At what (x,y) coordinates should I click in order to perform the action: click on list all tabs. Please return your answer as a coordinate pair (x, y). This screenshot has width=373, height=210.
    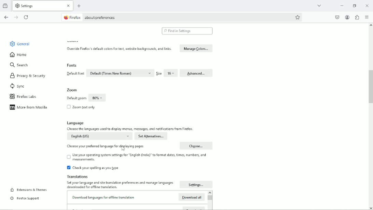
    Looking at the image, I should click on (320, 5).